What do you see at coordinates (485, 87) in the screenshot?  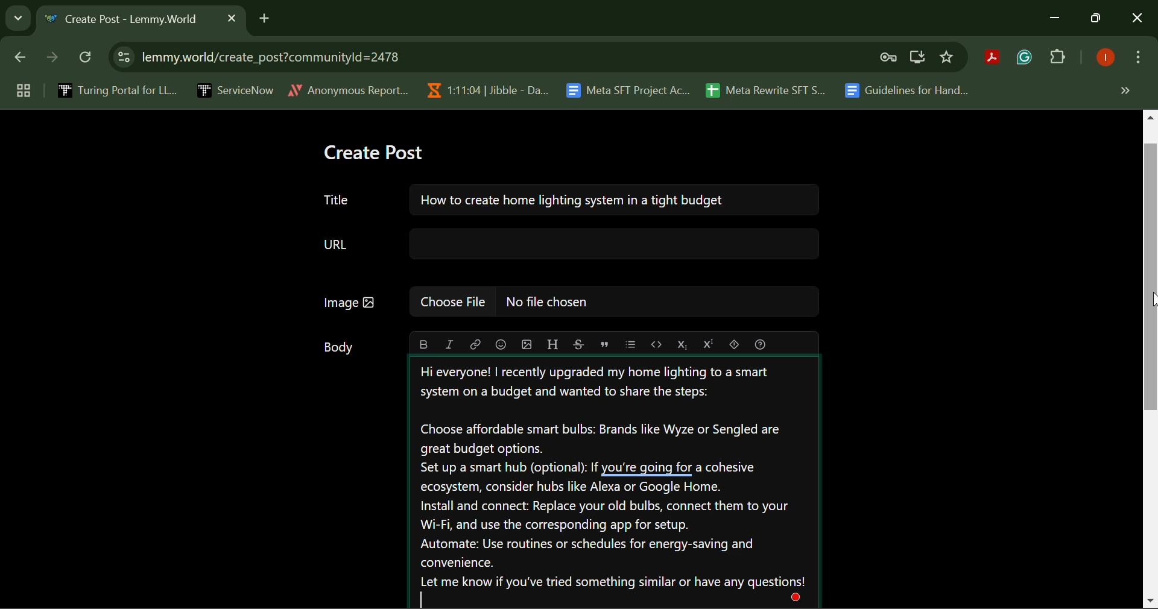 I see `Jibble` at bounding box center [485, 87].